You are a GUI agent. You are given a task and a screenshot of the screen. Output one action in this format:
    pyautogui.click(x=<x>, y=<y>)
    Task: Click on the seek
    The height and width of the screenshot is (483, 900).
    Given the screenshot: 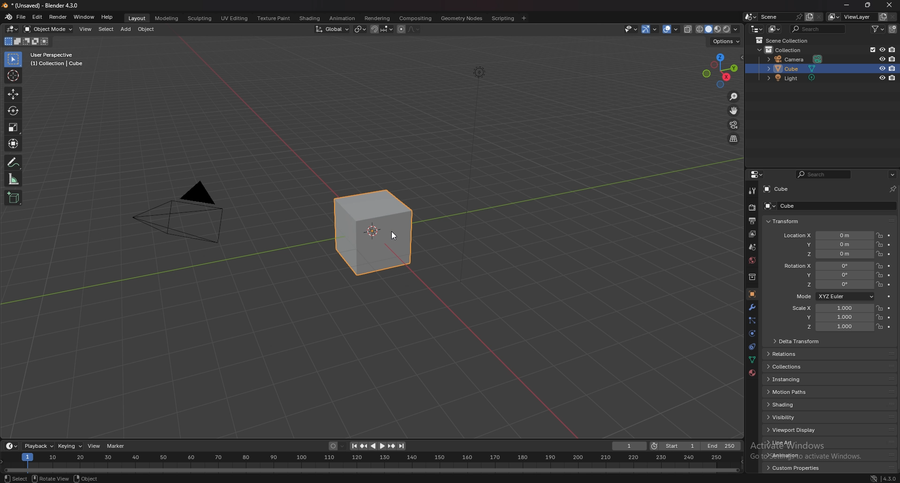 What is the action you would take?
    pyautogui.click(x=374, y=463)
    